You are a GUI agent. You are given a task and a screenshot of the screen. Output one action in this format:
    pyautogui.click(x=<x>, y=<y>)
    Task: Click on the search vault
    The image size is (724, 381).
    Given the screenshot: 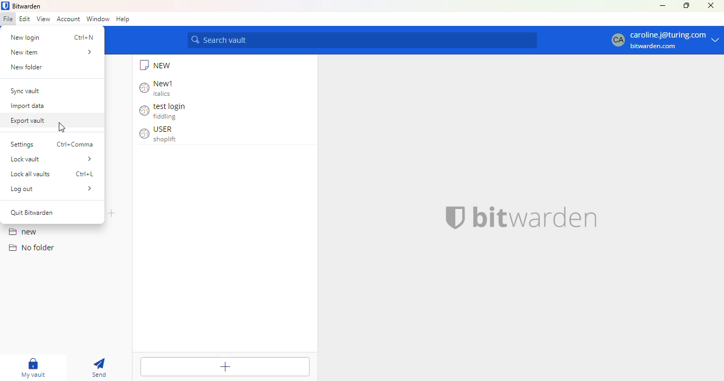 What is the action you would take?
    pyautogui.click(x=363, y=40)
    